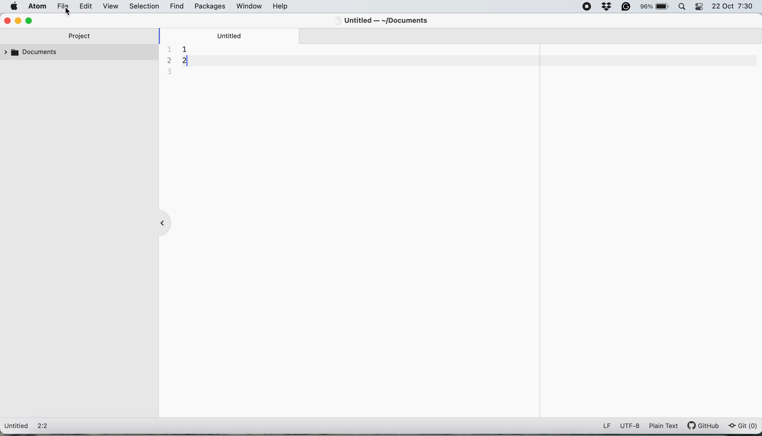 The height and width of the screenshot is (436, 762). Describe the element at coordinates (210, 7) in the screenshot. I see `packages` at that location.